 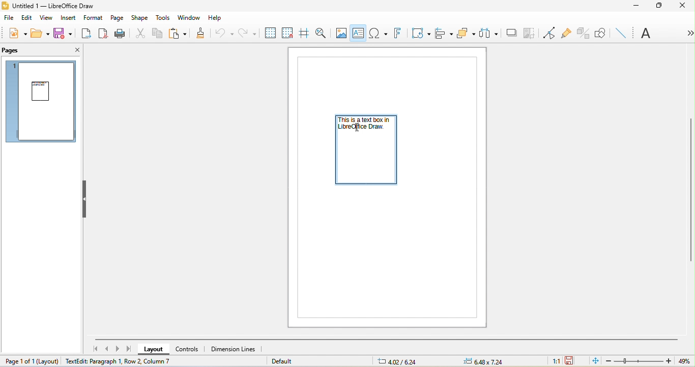 I want to click on page 1 of 1, so click(x=31, y=362).